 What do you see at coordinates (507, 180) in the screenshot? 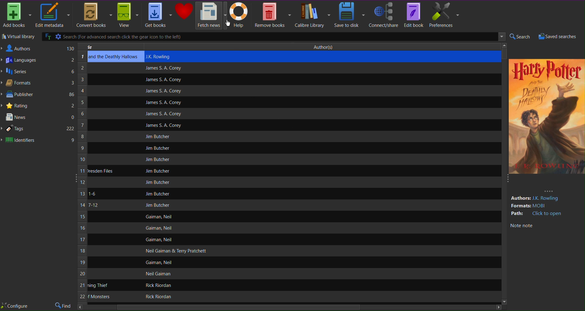
I see `close collapse` at bounding box center [507, 180].